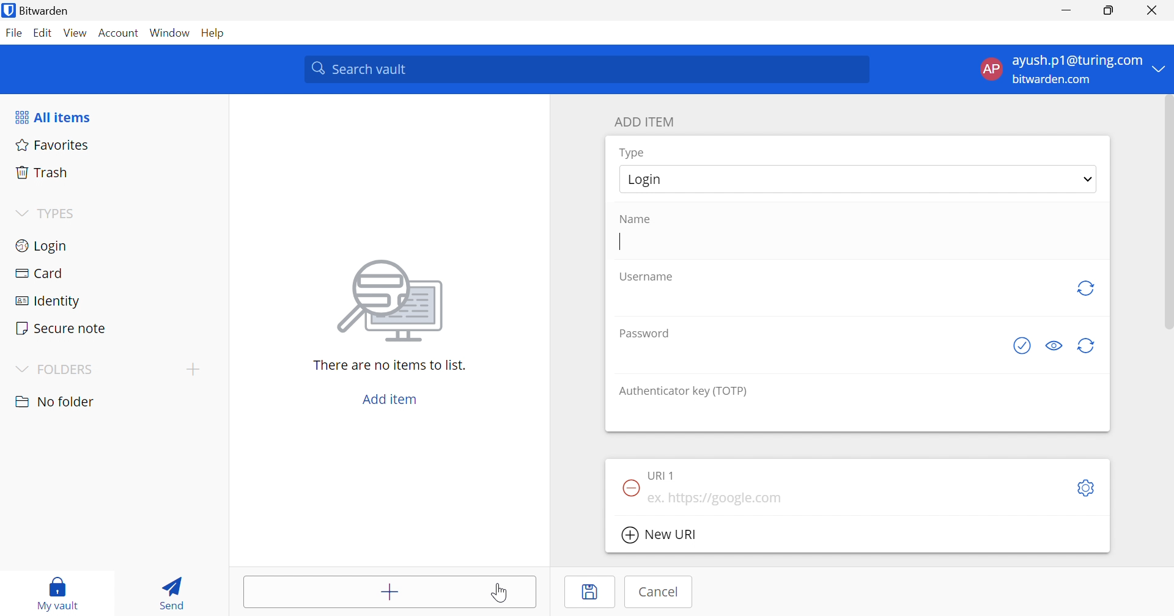 The width and height of the screenshot is (1174, 616). Describe the element at coordinates (1024, 346) in the screenshot. I see `Check if password has been exposed` at that location.